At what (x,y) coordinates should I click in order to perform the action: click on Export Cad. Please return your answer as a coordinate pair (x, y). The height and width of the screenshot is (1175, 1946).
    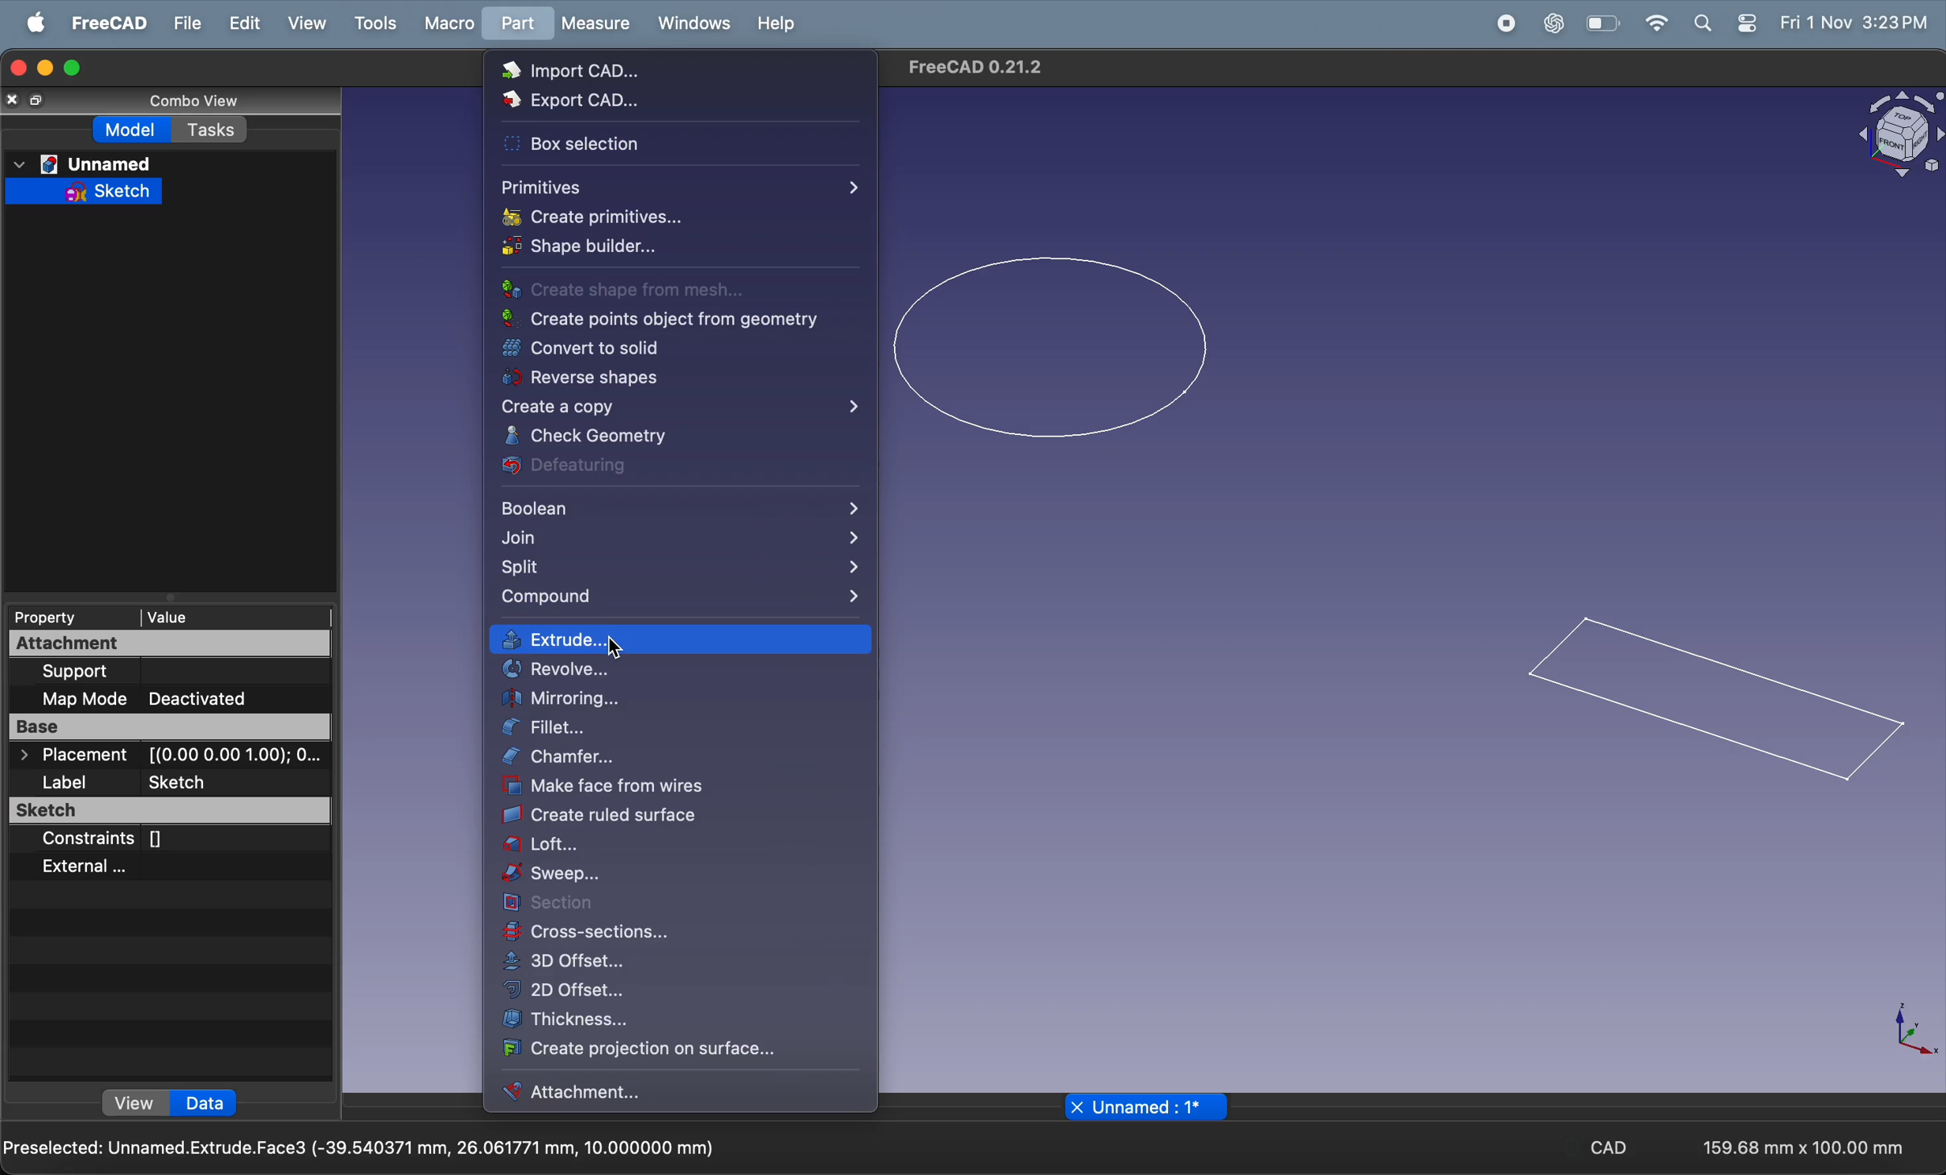
    Looking at the image, I should click on (582, 102).